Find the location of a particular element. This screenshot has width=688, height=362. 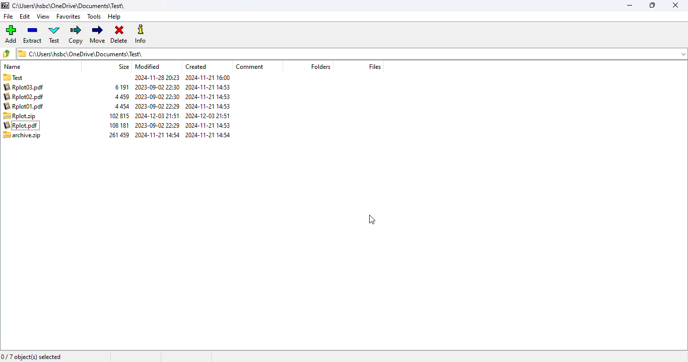

created date and time is located at coordinates (208, 131).